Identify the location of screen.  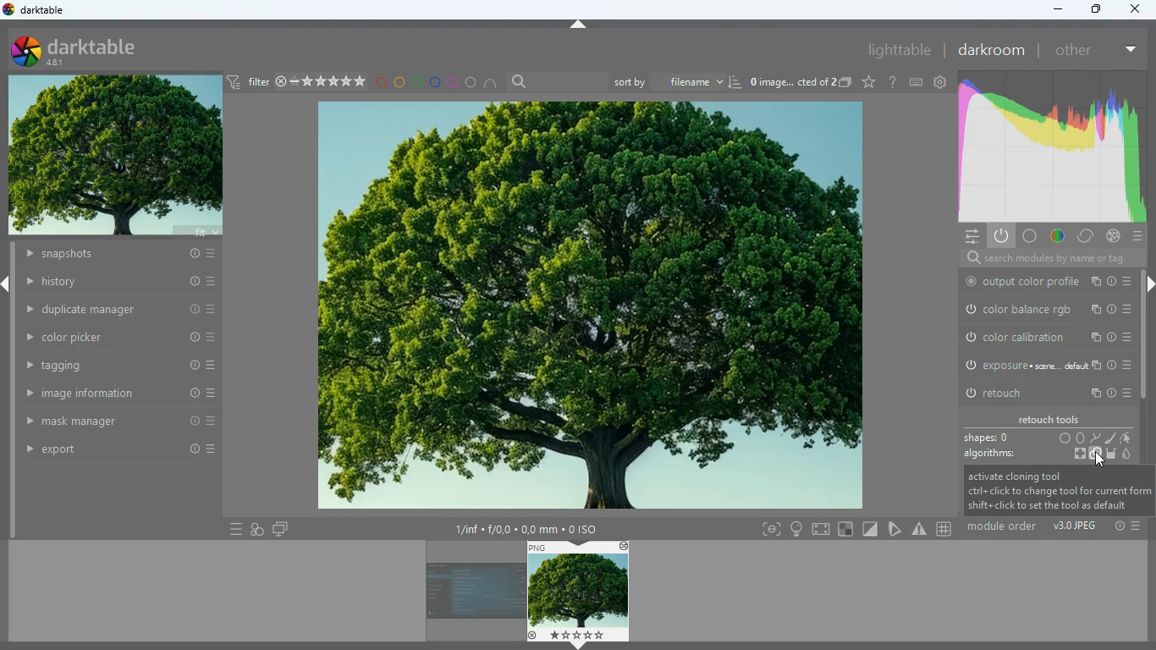
(281, 529).